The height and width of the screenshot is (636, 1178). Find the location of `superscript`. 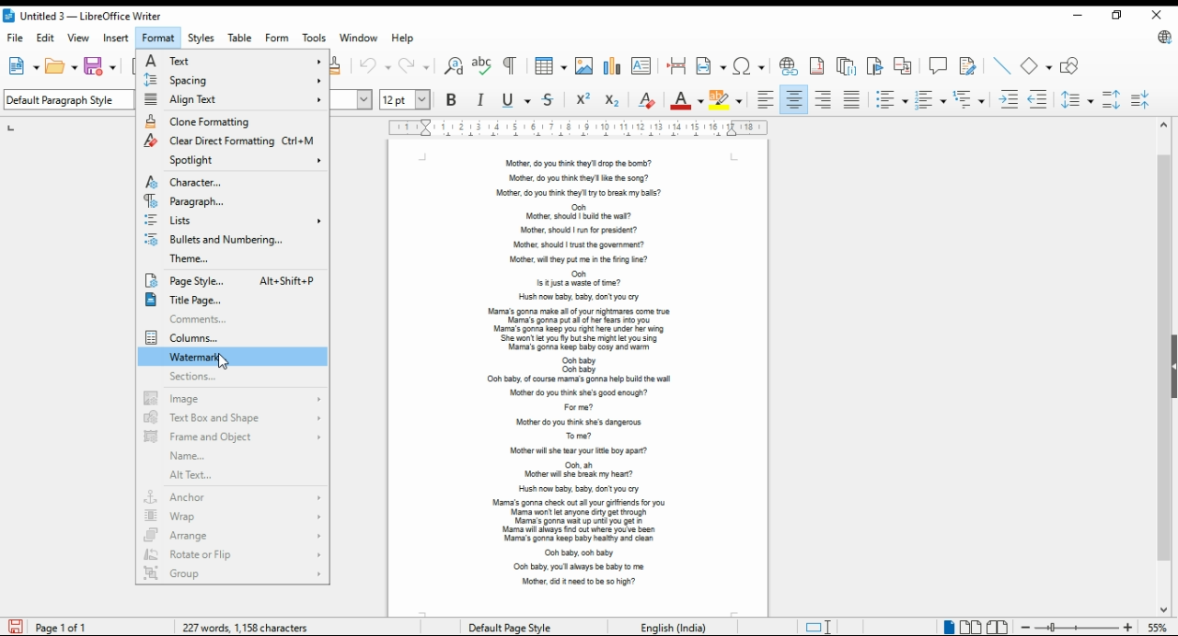

superscript is located at coordinates (583, 99).